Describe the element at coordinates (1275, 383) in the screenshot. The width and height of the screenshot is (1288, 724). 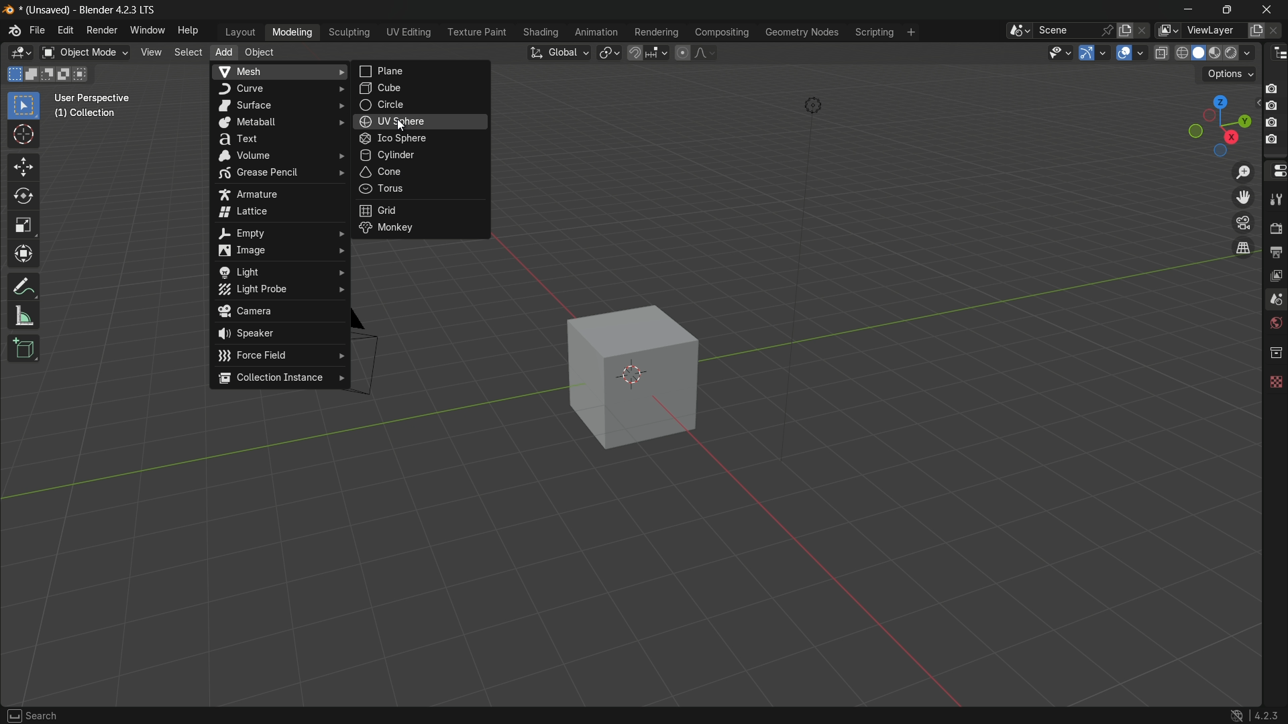
I see `texture` at that location.